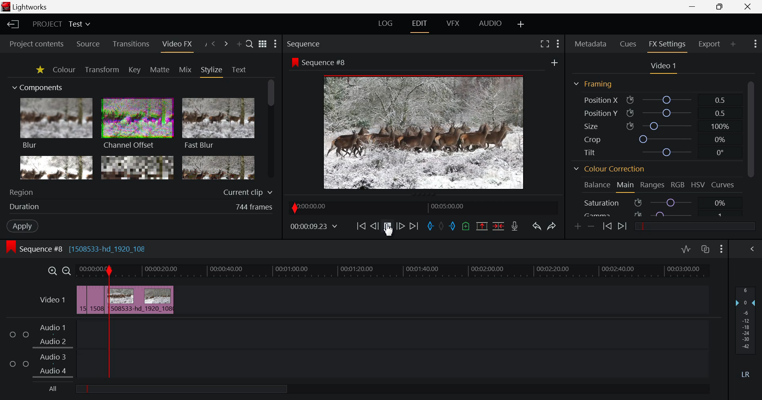  Describe the element at coordinates (57, 168) in the screenshot. I see `Glow` at that location.